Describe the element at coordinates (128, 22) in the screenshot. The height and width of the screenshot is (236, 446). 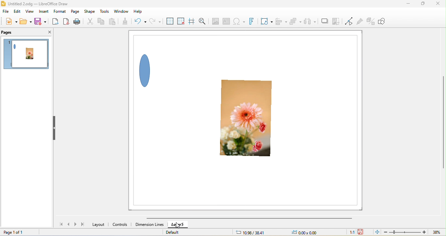
I see `clone formatting` at that location.